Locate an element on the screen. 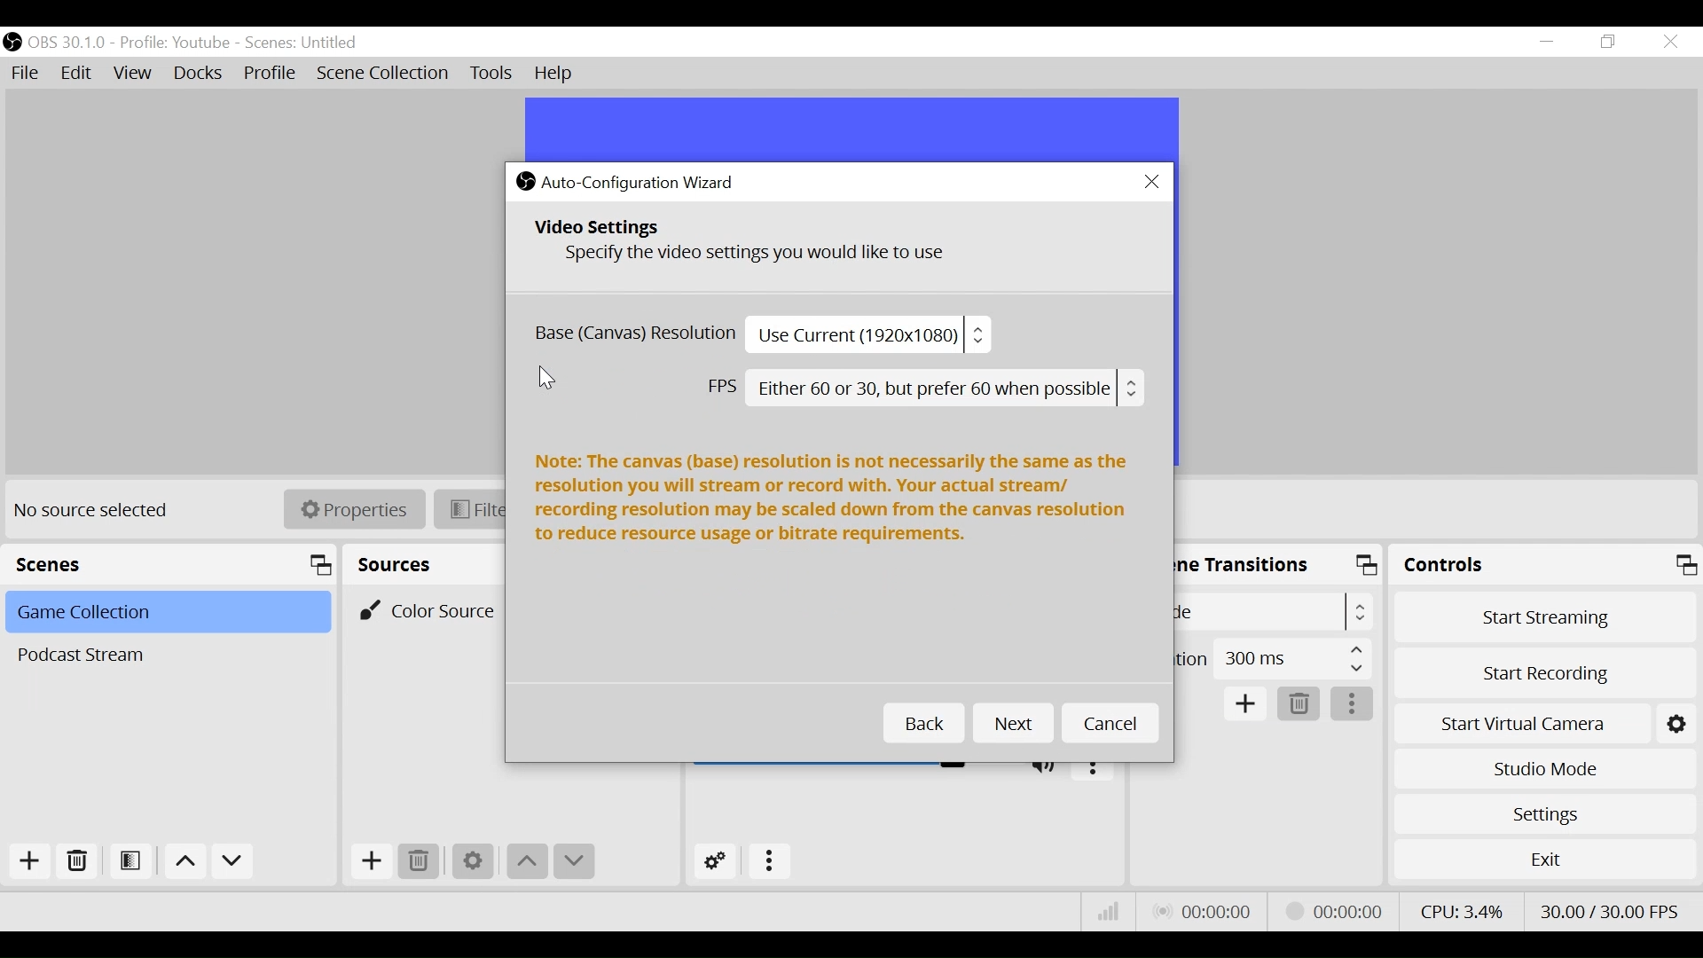 The width and height of the screenshot is (1703, 958). Back is located at coordinates (922, 725).